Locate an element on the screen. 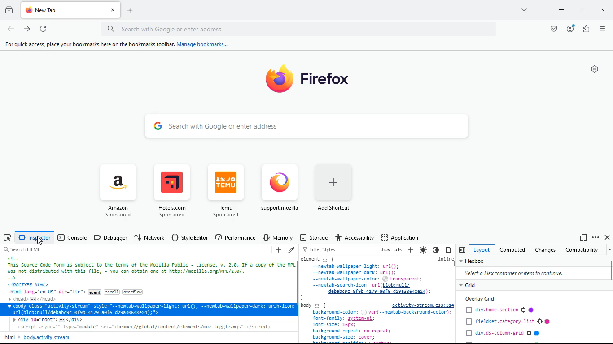 This screenshot has height=344, width=613. cursor is located at coordinates (38, 240).